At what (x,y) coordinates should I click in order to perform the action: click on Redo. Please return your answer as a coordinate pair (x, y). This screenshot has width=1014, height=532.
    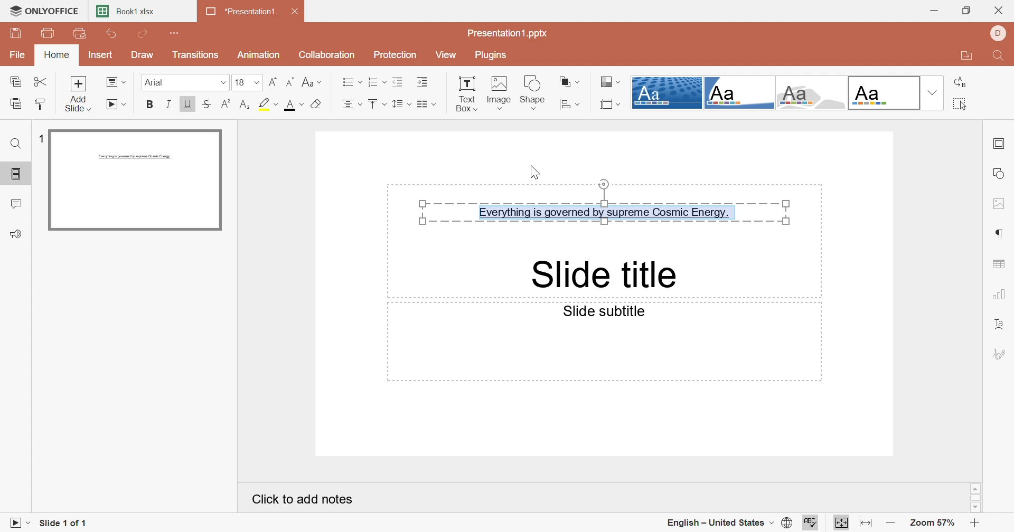
    Looking at the image, I should click on (142, 34).